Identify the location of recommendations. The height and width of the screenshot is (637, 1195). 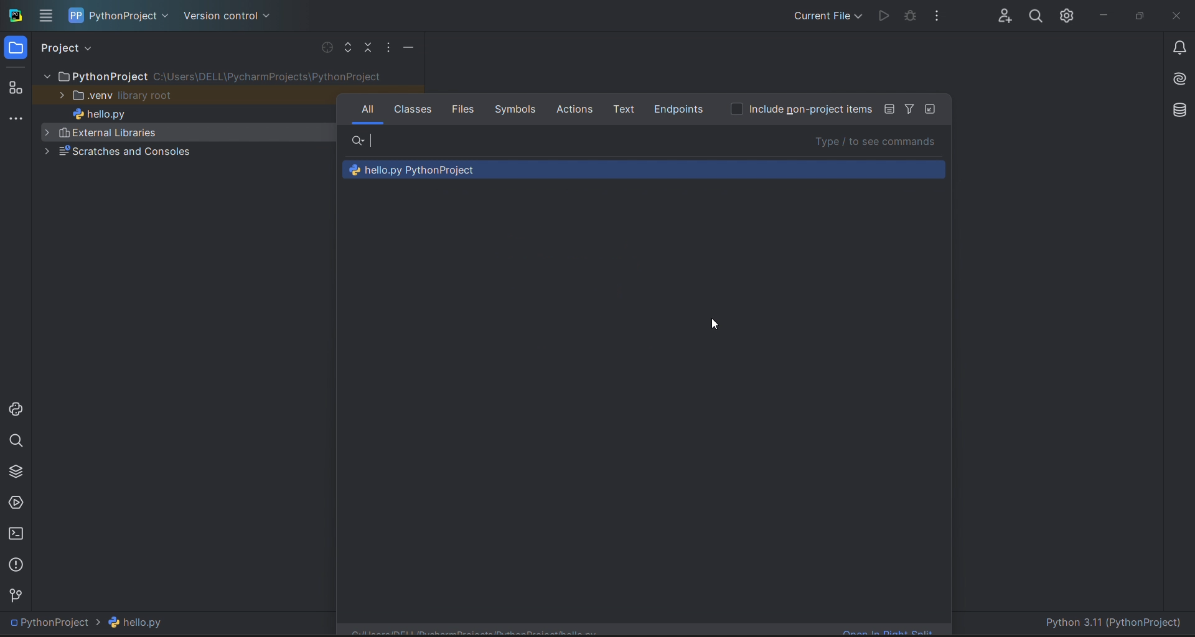
(642, 170).